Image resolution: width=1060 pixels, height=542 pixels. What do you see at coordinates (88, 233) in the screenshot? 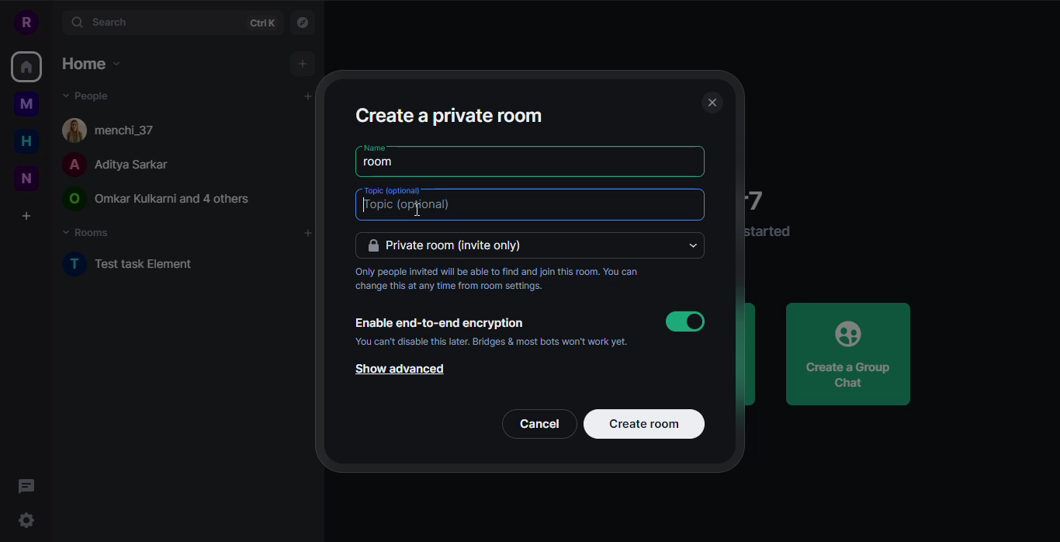
I see `rooms` at bounding box center [88, 233].